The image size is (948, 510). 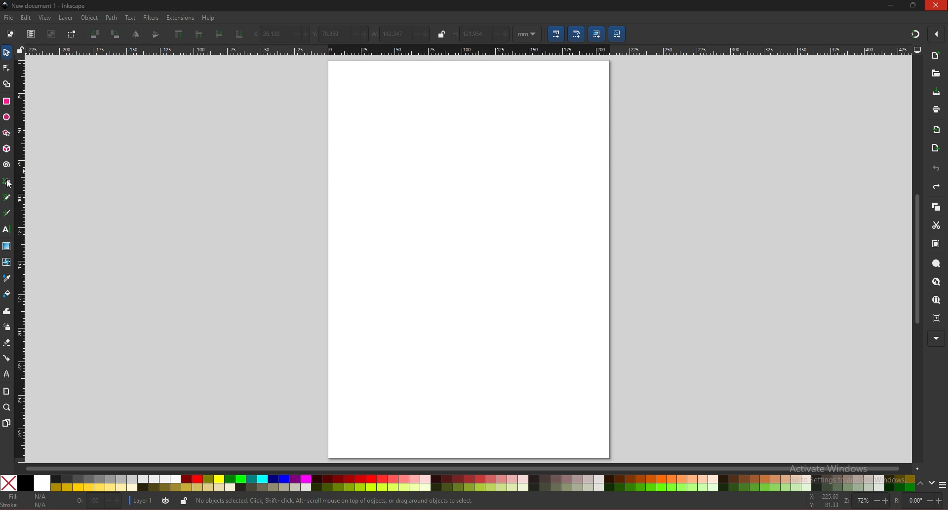 What do you see at coordinates (472, 468) in the screenshot?
I see `scroll bar` at bounding box center [472, 468].